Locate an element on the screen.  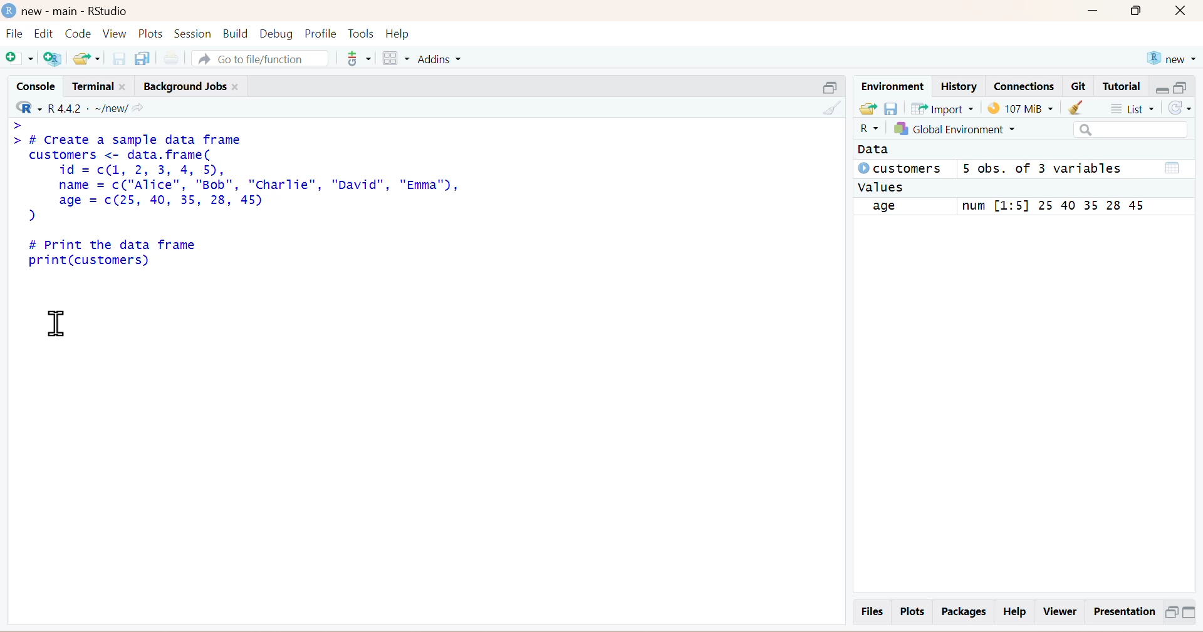
values is located at coordinates (882, 188).